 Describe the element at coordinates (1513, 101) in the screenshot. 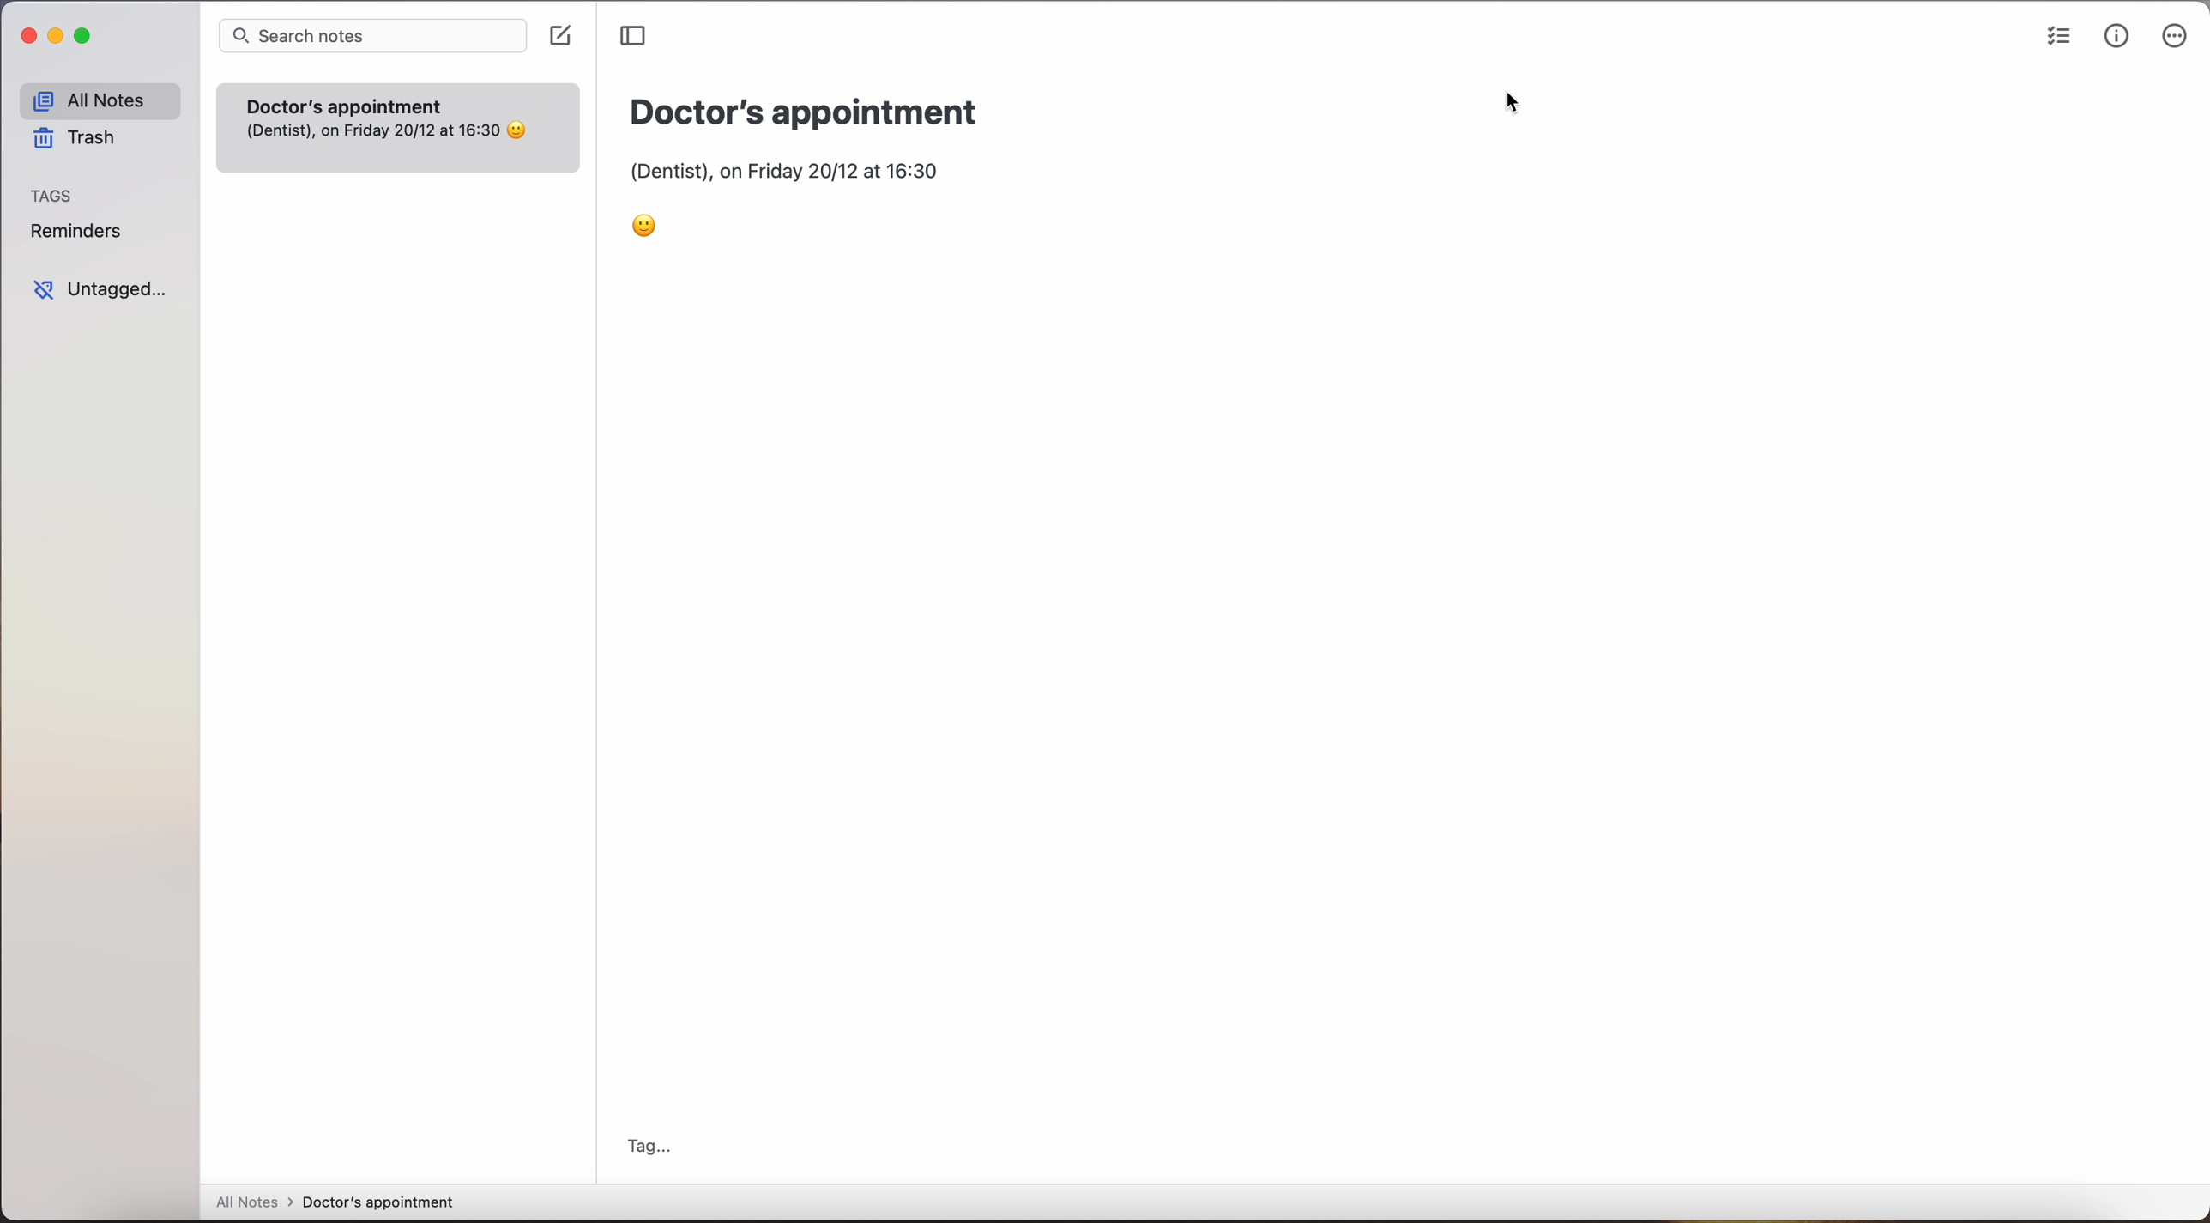

I see `cursor` at that location.